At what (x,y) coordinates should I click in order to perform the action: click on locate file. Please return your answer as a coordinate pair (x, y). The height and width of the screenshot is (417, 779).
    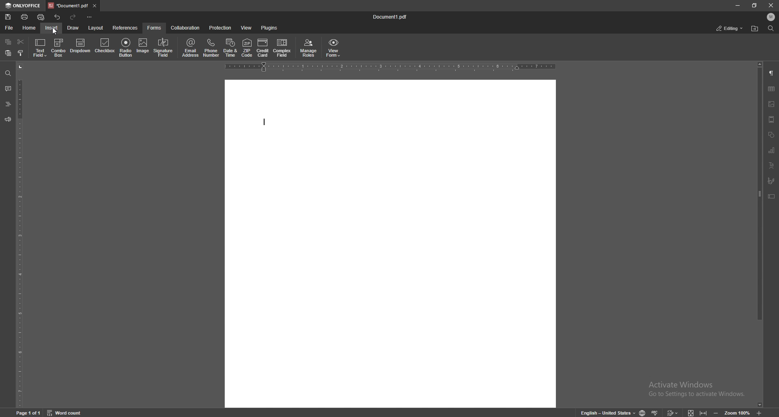
    Looking at the image, I should click on (755, 28).